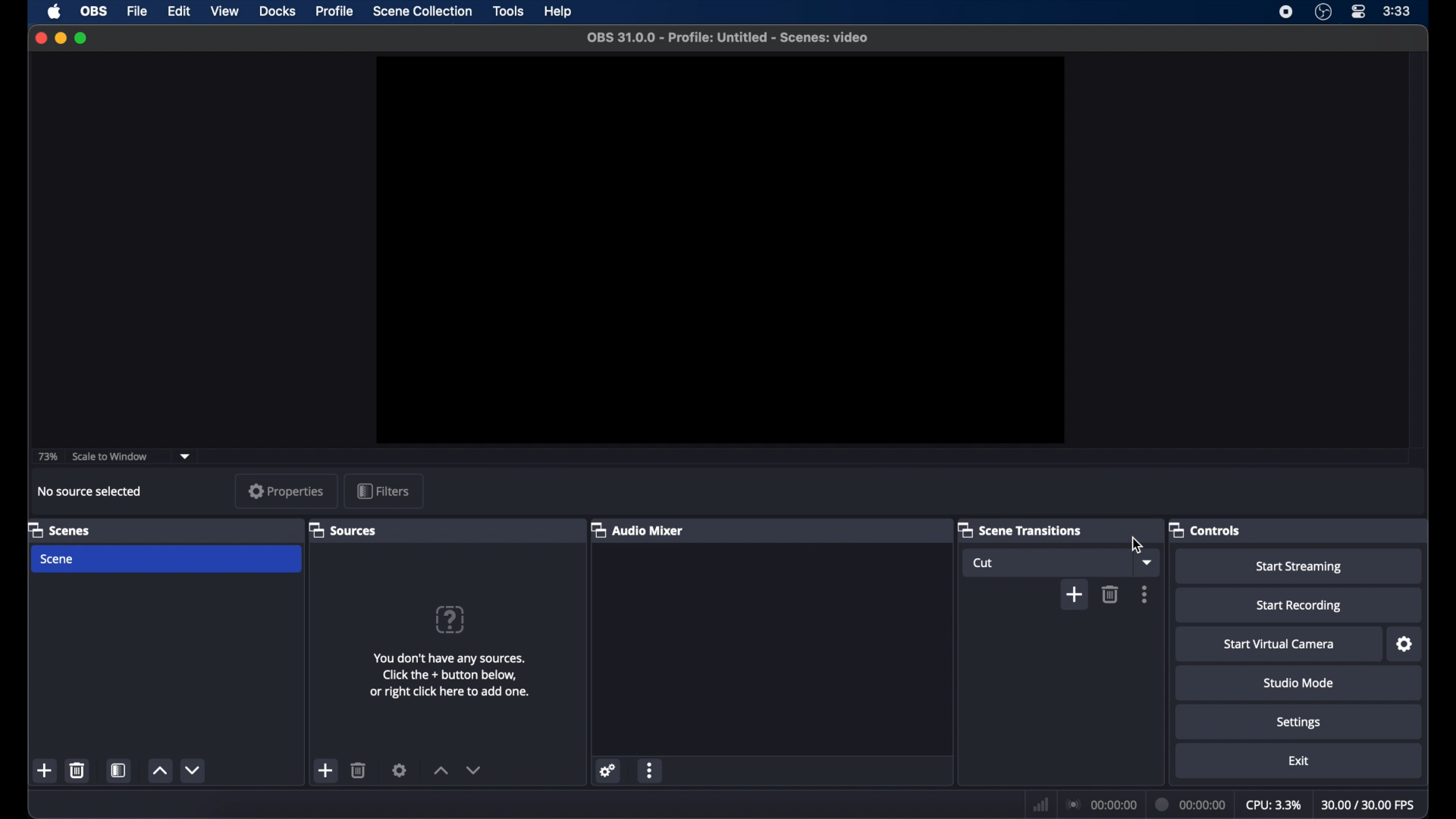 Image resolution: width=1456 pixels, height=819 pixels. Describe the element at coordinates (109, 457) in the screenshot. I see `scale to window` at that location.